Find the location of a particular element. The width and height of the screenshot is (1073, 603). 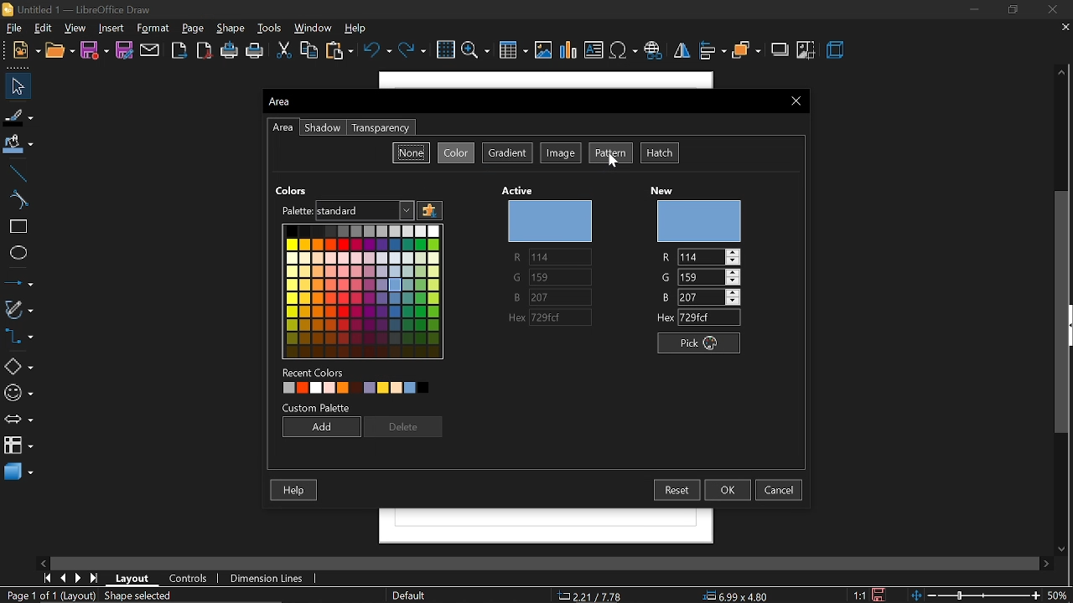

move left is located at coordinates (43, 562).